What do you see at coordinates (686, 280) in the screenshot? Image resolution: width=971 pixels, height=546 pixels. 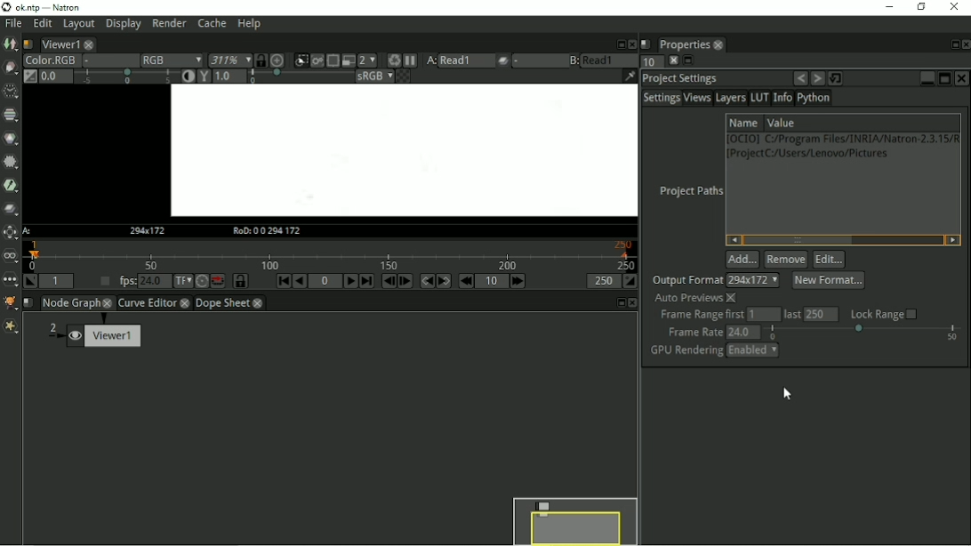 I see `Output Format` at bounding box center [686, 280].